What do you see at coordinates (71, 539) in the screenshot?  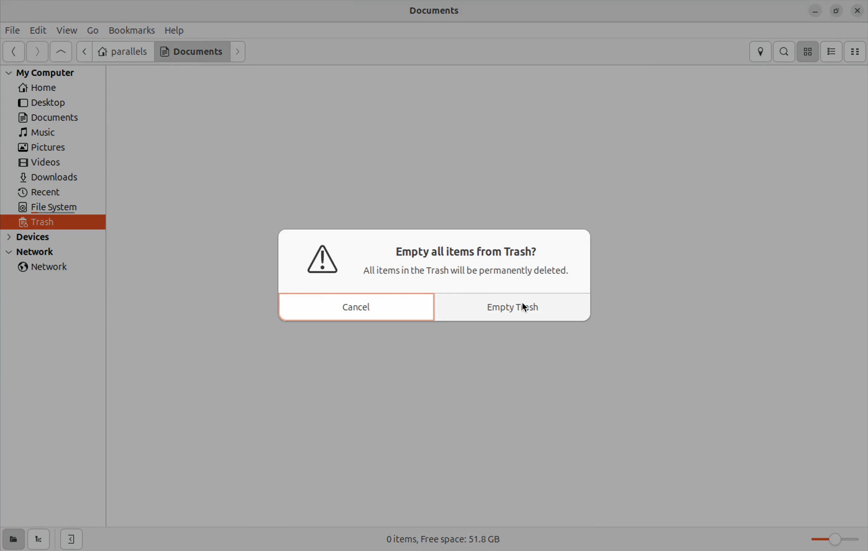 I see `hide side bar` at bounding box center [71, 539].